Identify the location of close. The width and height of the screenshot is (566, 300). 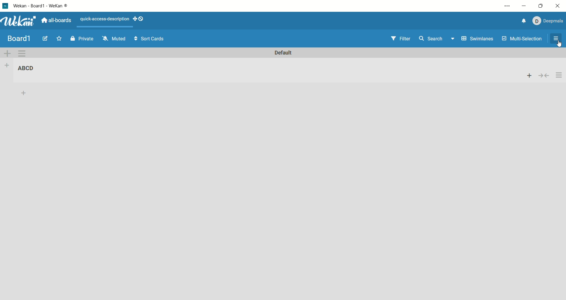
(559, 6).